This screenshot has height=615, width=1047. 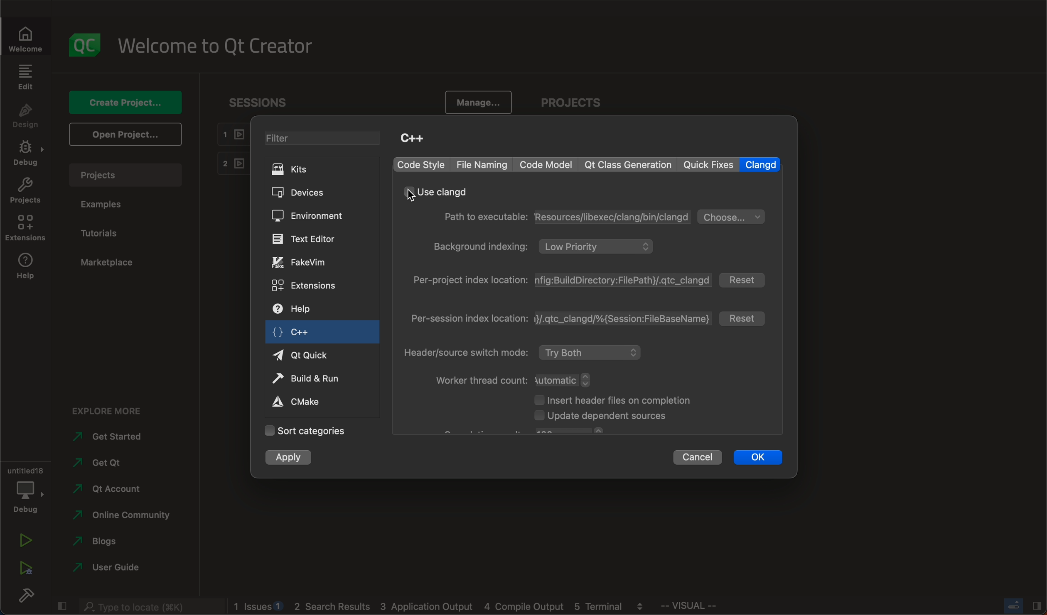 I want to click on open projects, so click(x=128, y=134).